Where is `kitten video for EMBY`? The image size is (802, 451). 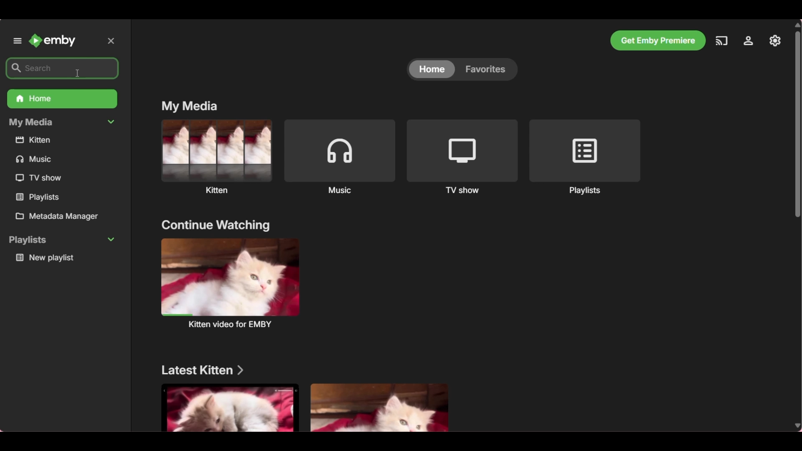
kitten video for EMBY is located at coordinates (230, 283).